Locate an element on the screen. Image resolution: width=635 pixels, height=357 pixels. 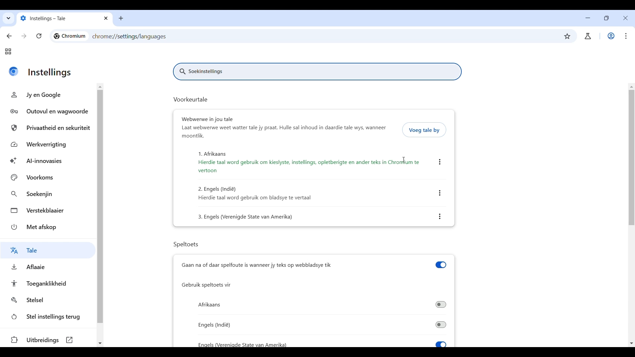
Verstekblaaier is located at coordinates (45, 211).